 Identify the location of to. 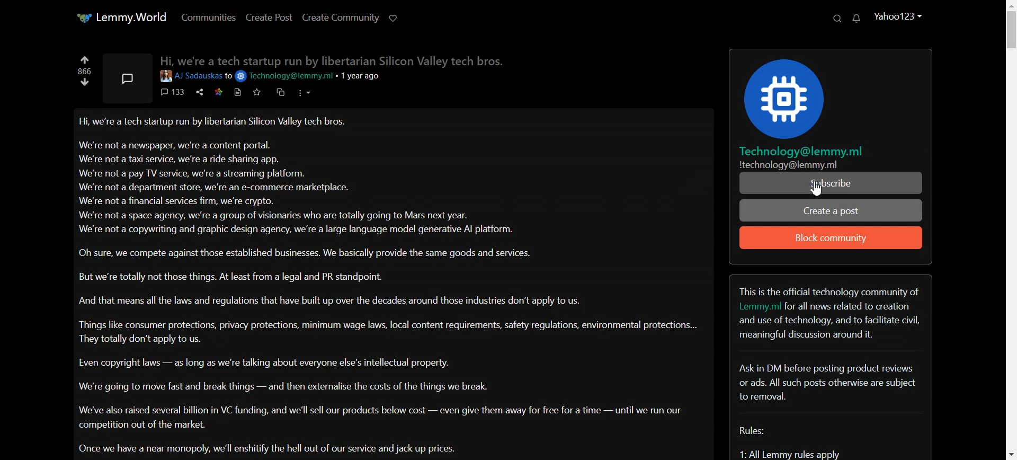
(228, 76).